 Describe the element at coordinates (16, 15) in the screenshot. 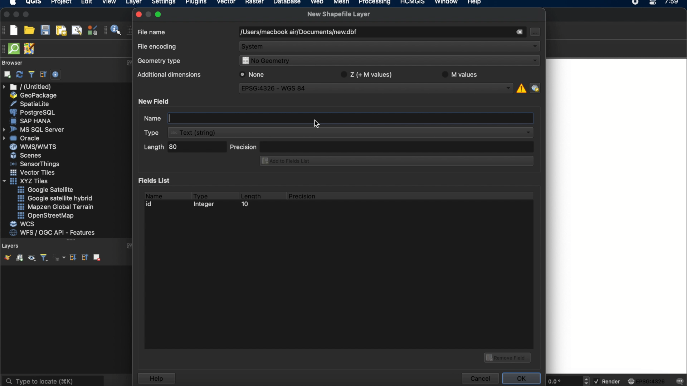

I see `minimize` at that location.